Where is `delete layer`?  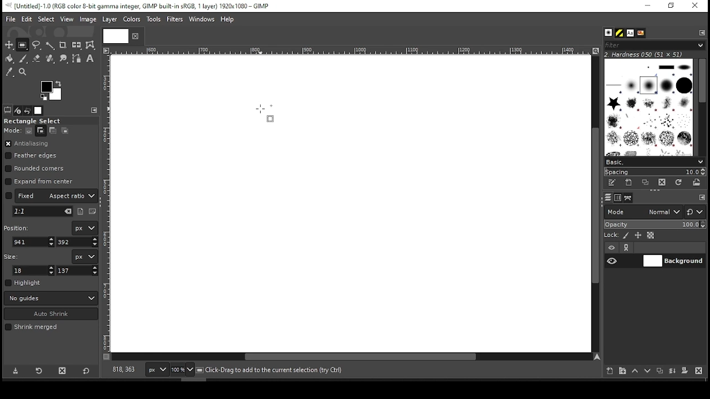
delete layer is located at coordinates (698, 371).